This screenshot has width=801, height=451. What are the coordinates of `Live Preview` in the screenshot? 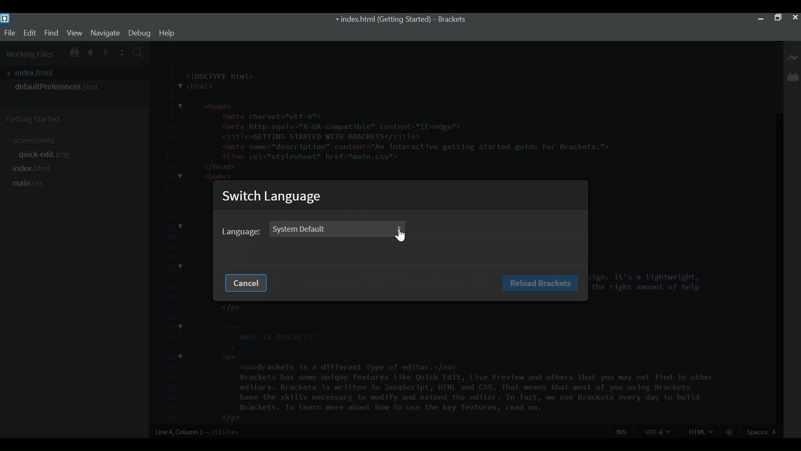 It's located at (793, 58).